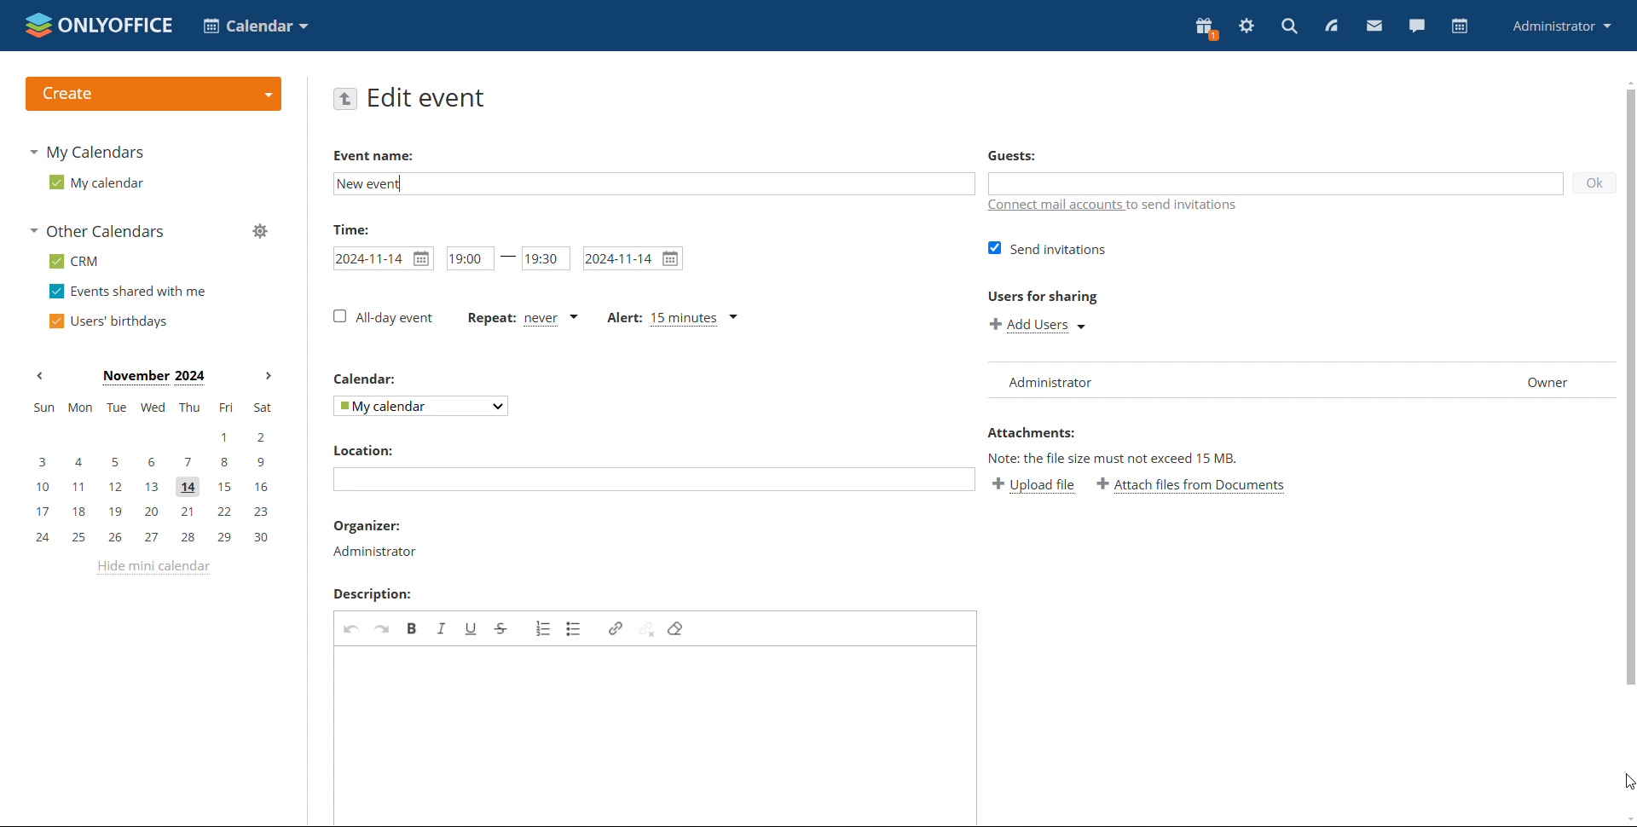 Image resolution: width=1637 pixels, height=827 pixels. I want to click on start date, so click(384, 258).